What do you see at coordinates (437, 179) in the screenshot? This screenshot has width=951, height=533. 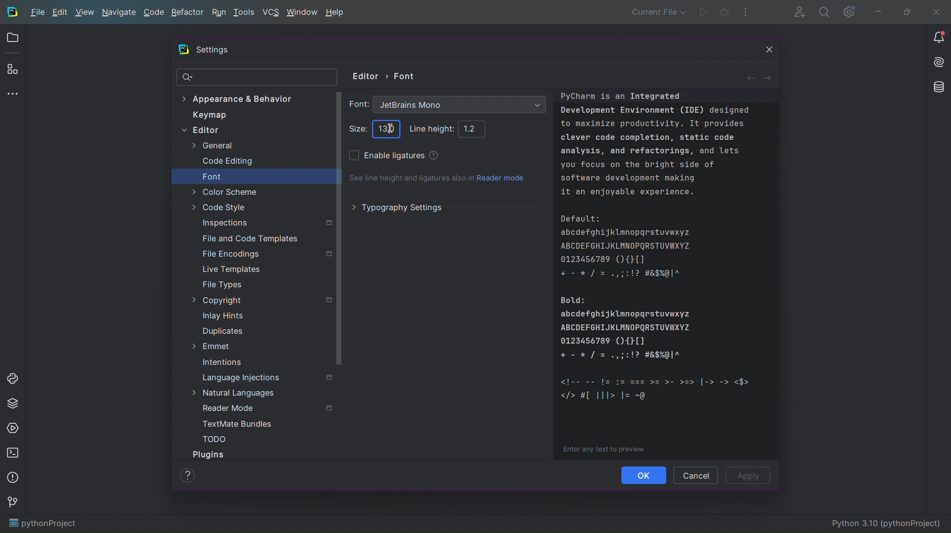 I see `See line height and ligatures also in Reader Mode` at bounding box center [437, 179].